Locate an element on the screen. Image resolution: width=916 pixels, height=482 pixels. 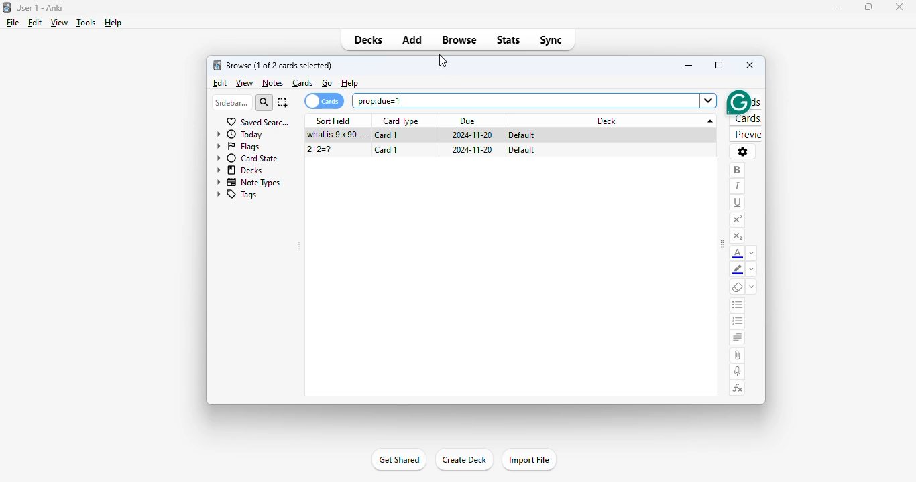
file is located at coordinates (13, 23).